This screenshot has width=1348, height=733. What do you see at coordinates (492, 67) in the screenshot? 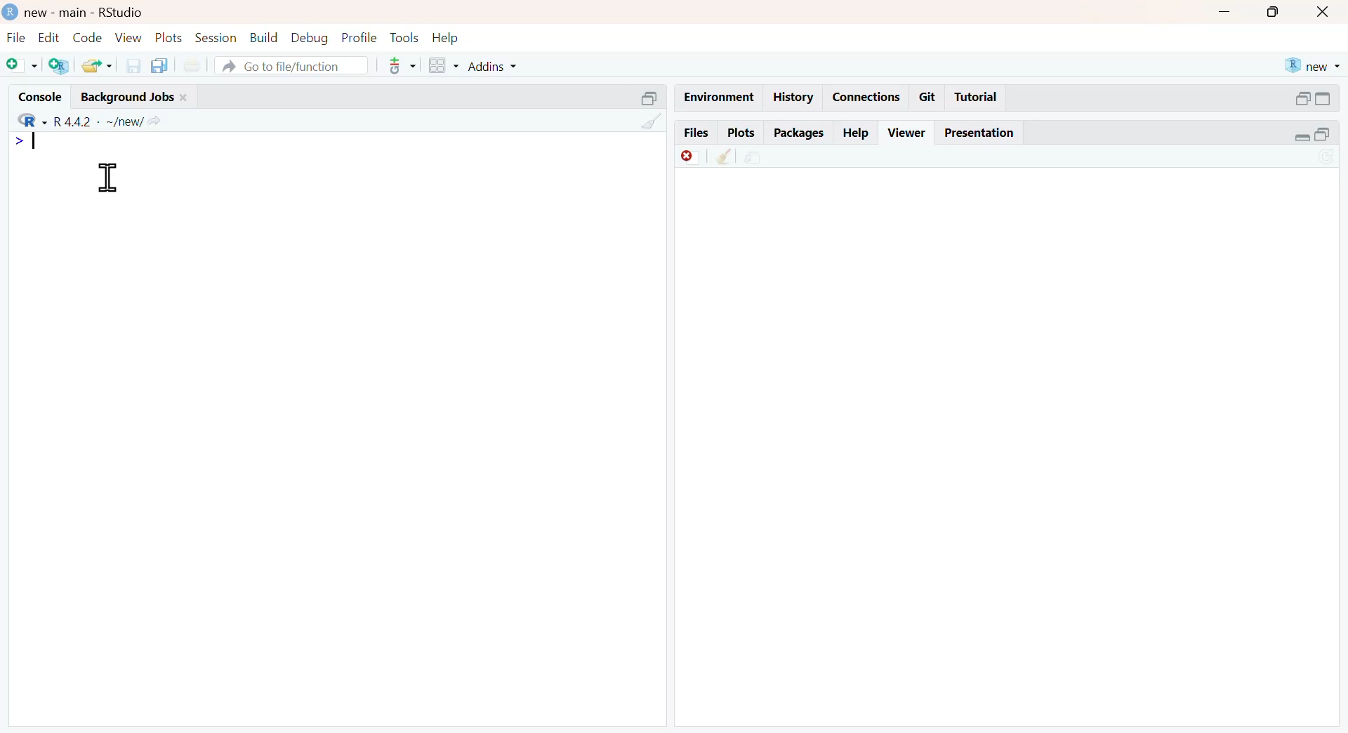
I see `addins` at bounding box center [492, 67].